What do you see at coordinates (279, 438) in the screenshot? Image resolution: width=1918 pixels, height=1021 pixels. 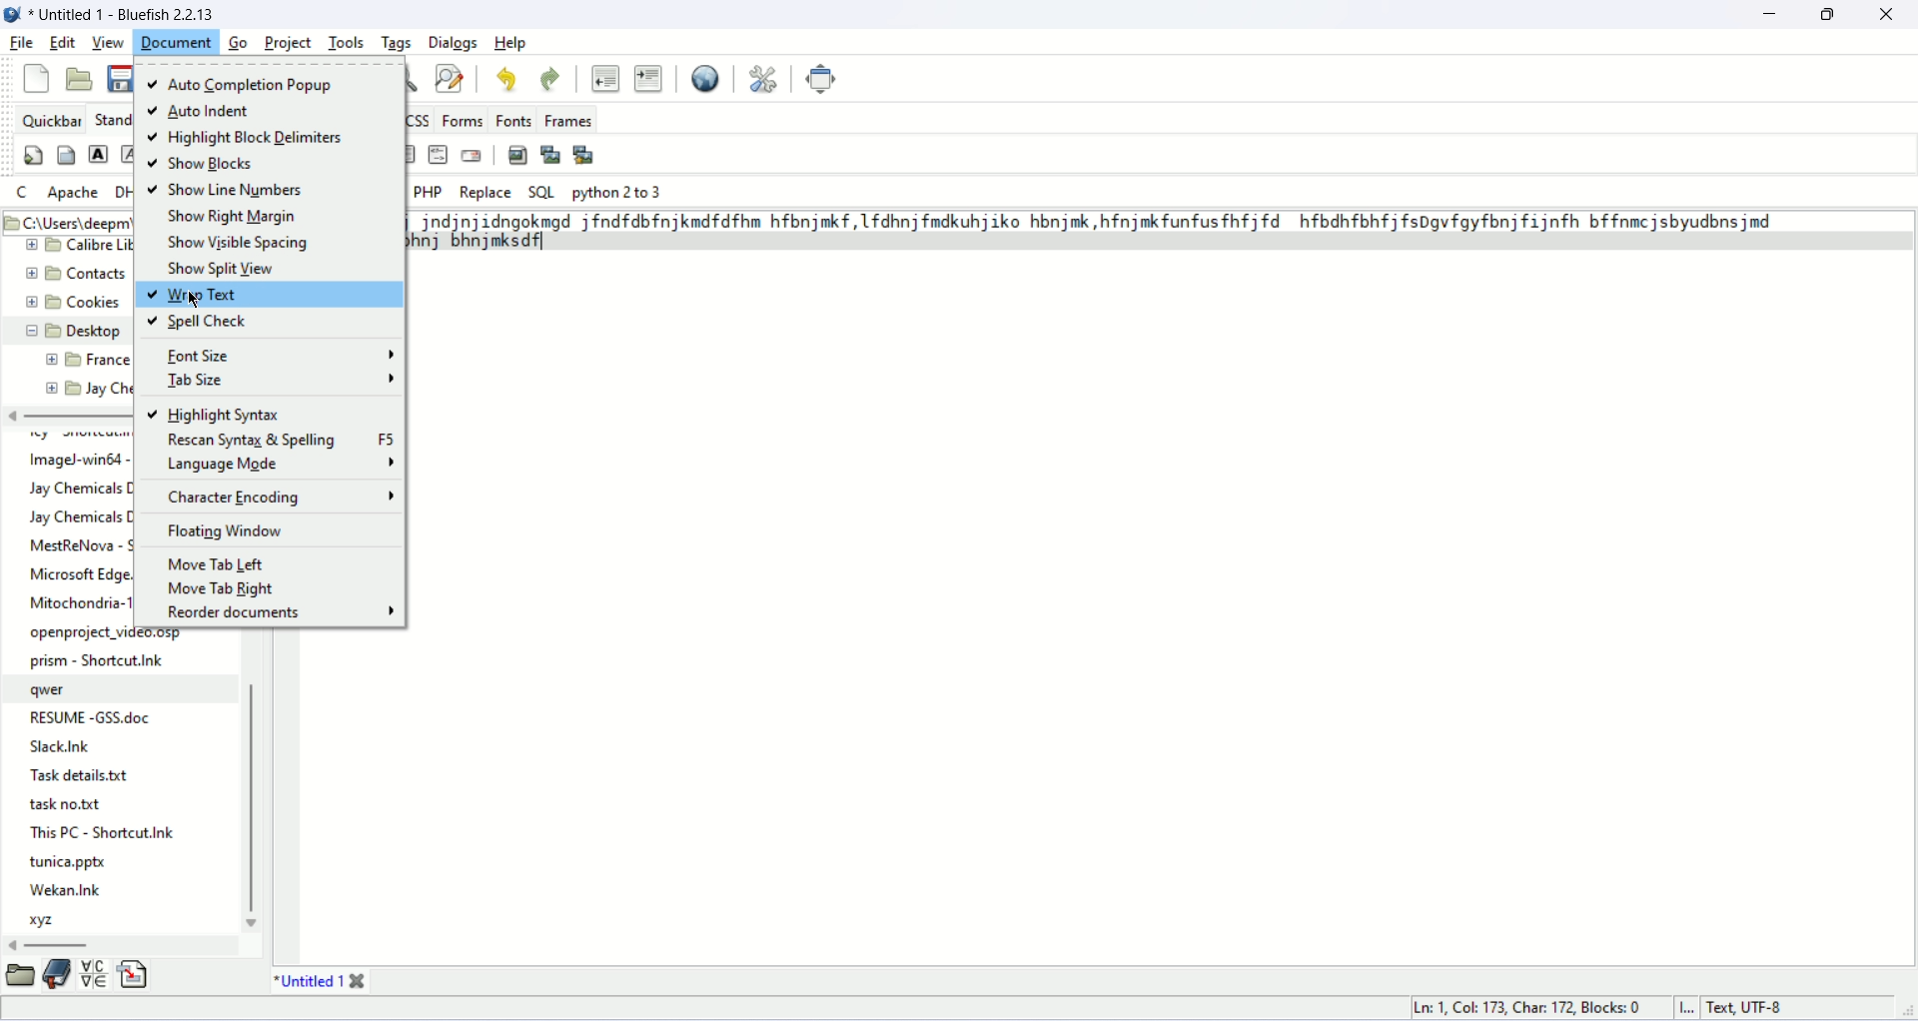 I see `rescan syntax & spelling` at bounding box center [279, 438].